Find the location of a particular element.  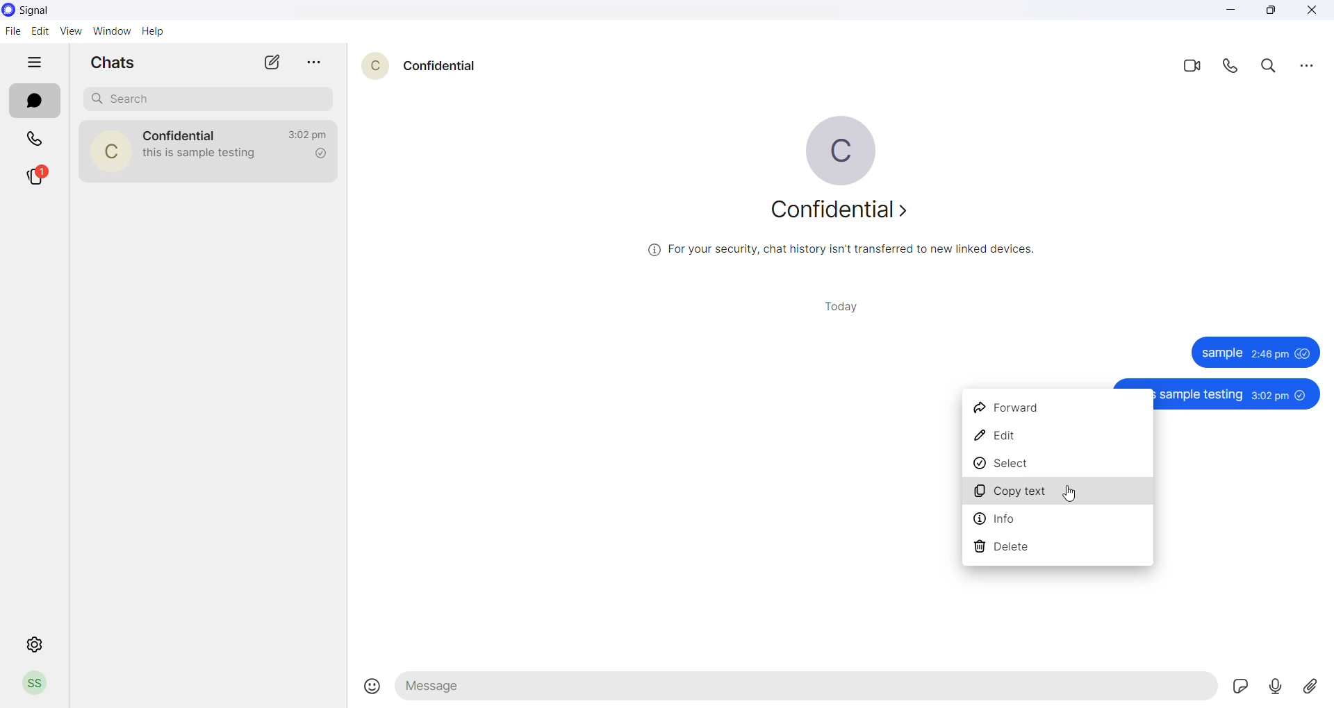

profile picture is located at coordinates (109, 150).